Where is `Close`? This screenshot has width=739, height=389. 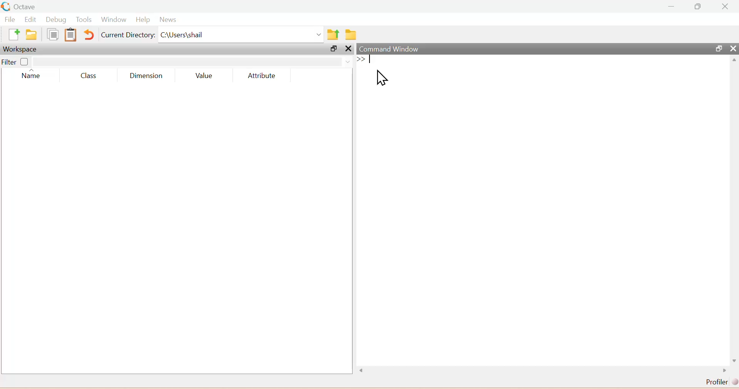
Close is located at coordinates (725, 7).